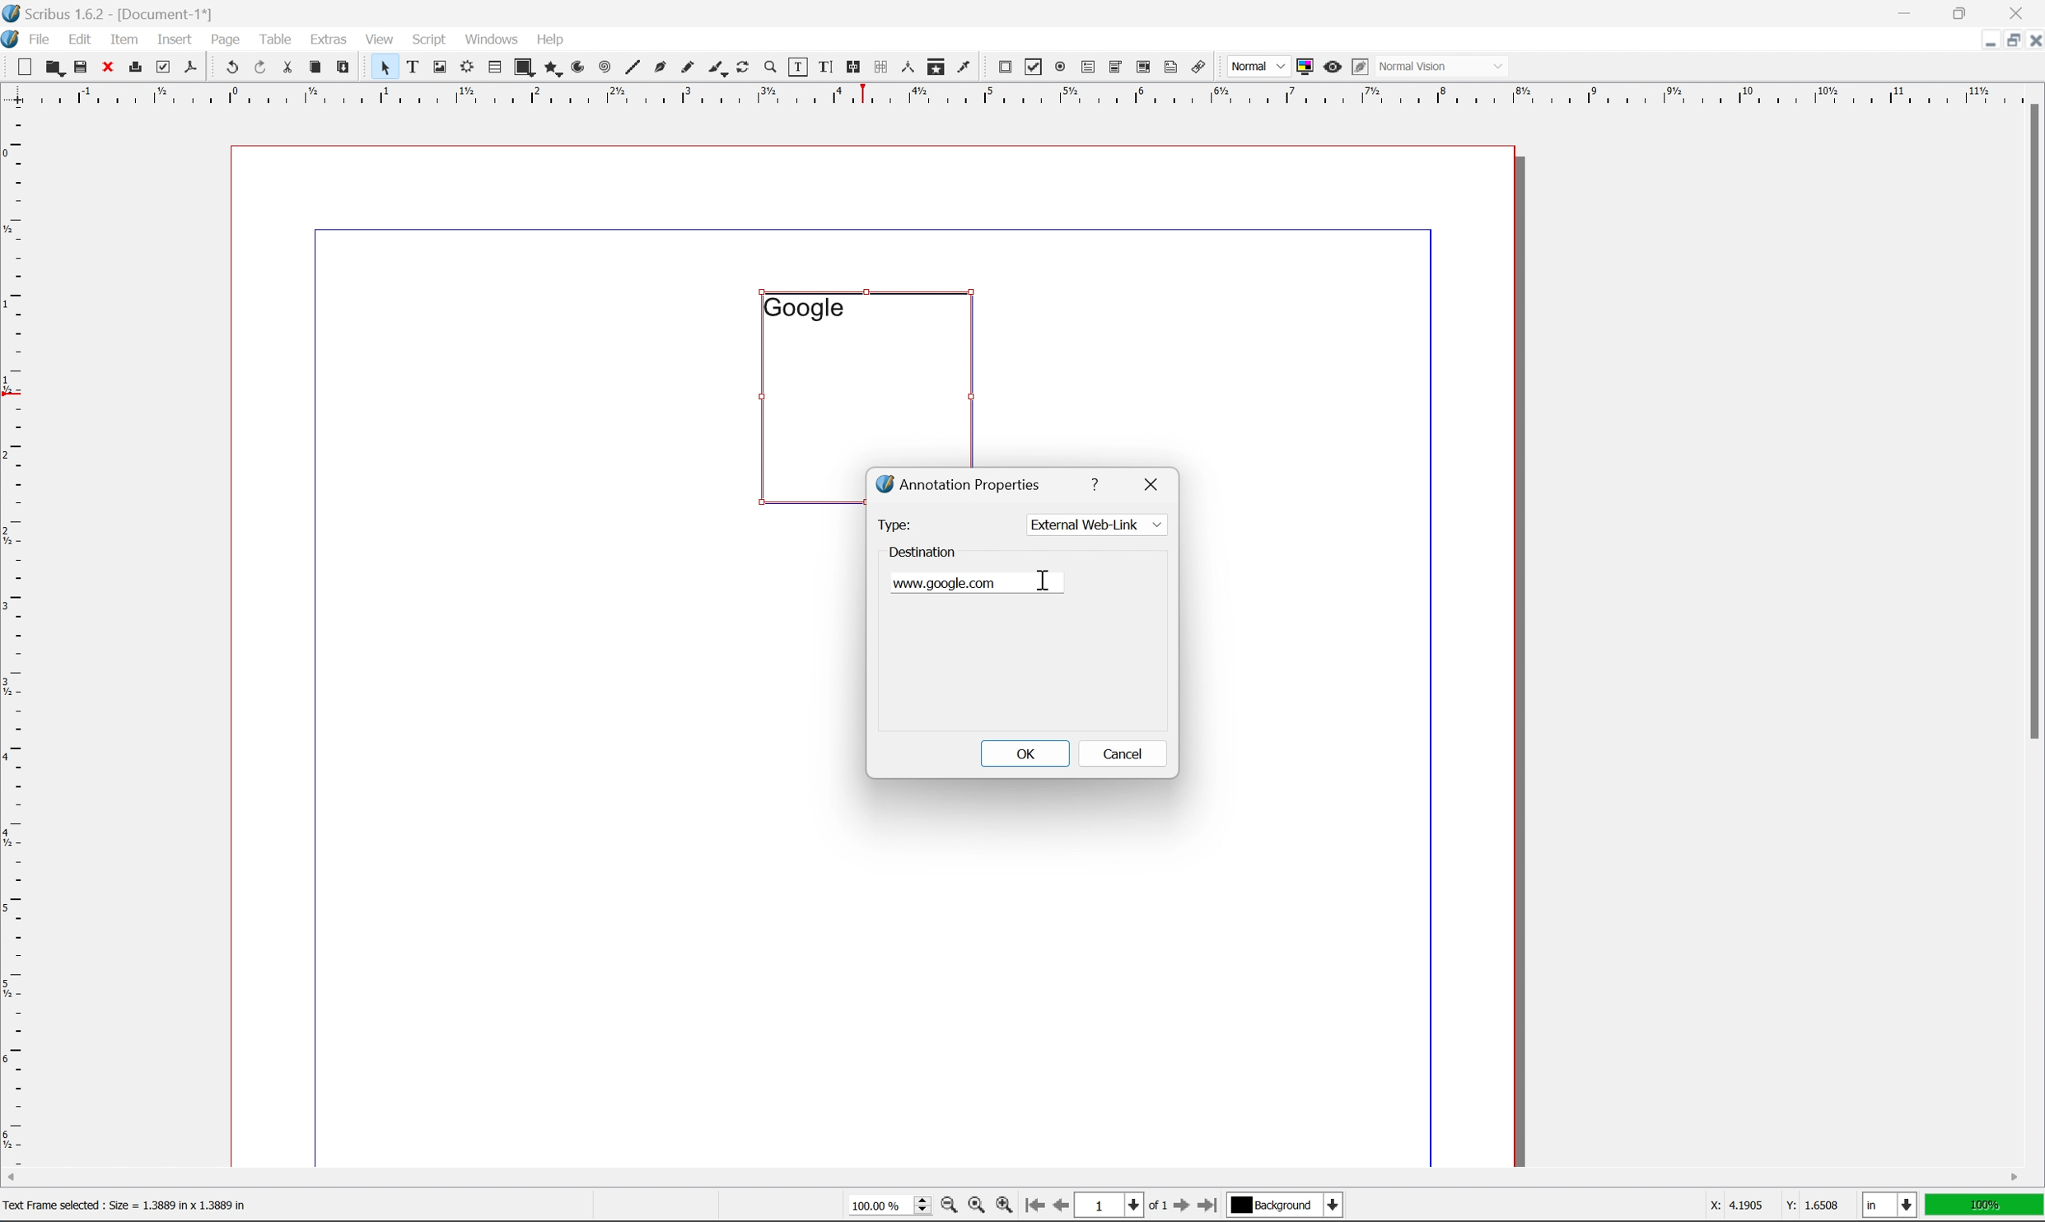 This screenshot has width=2045, height=1222. Describe the element at coordinates (1098, 482) in the screenshot. I see `help` at that location.